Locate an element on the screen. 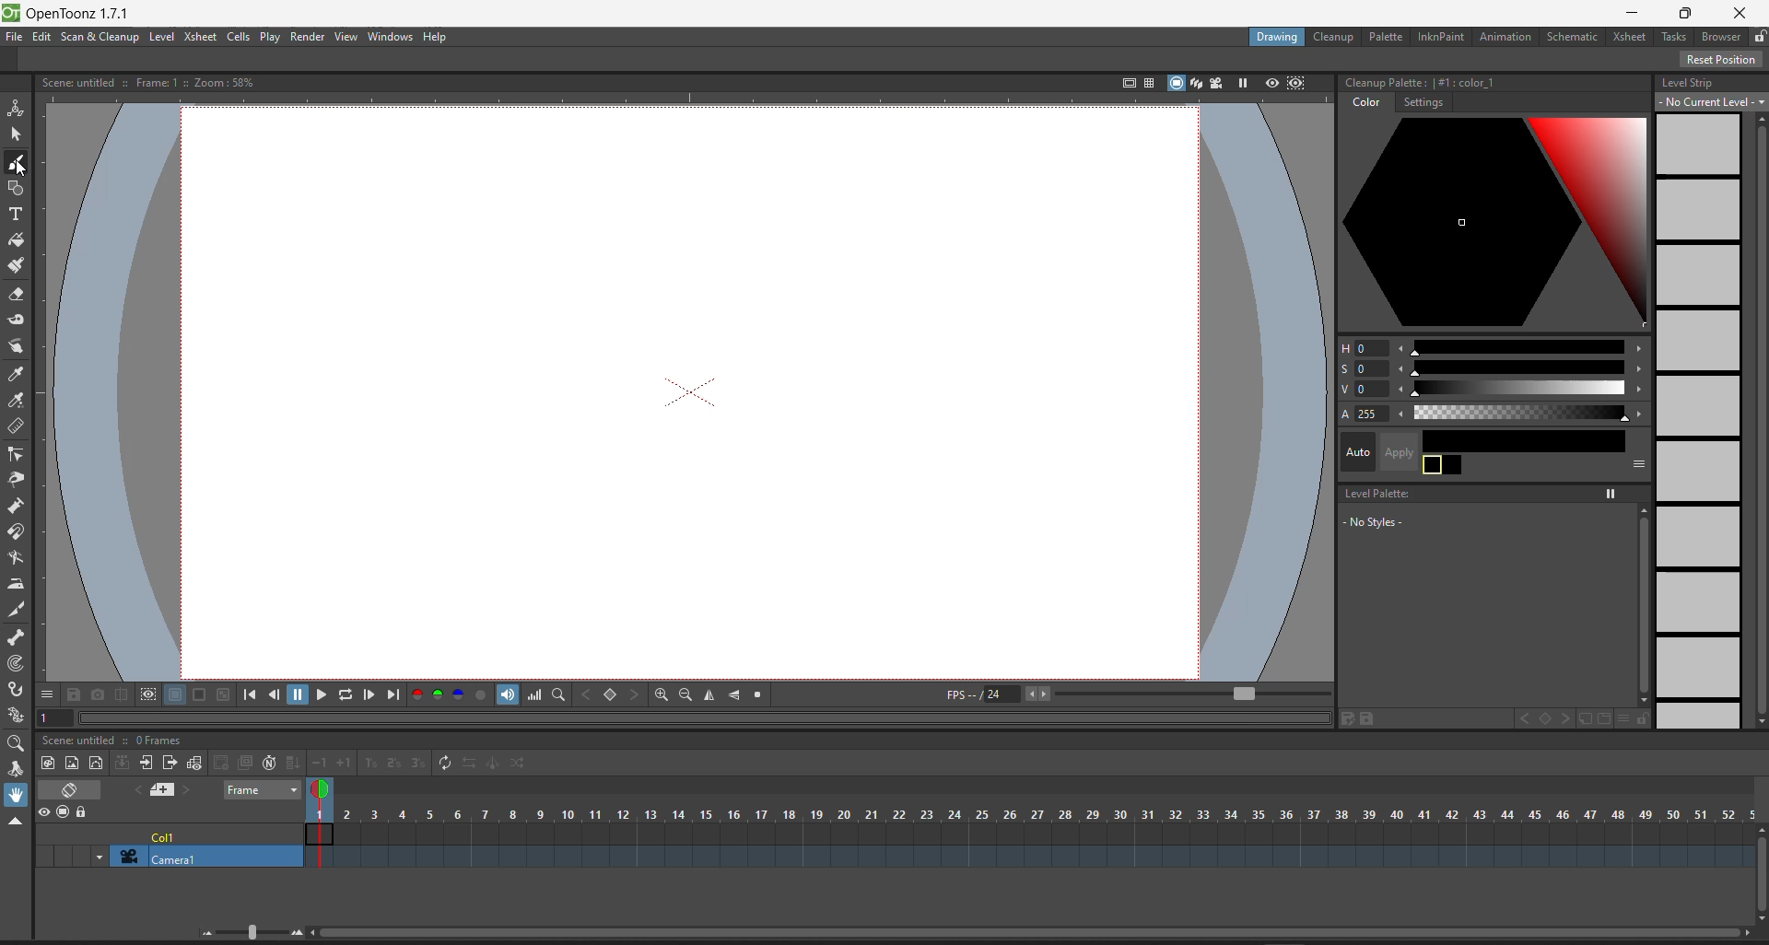  control paint editor tool is located at coordinates (20, 454).